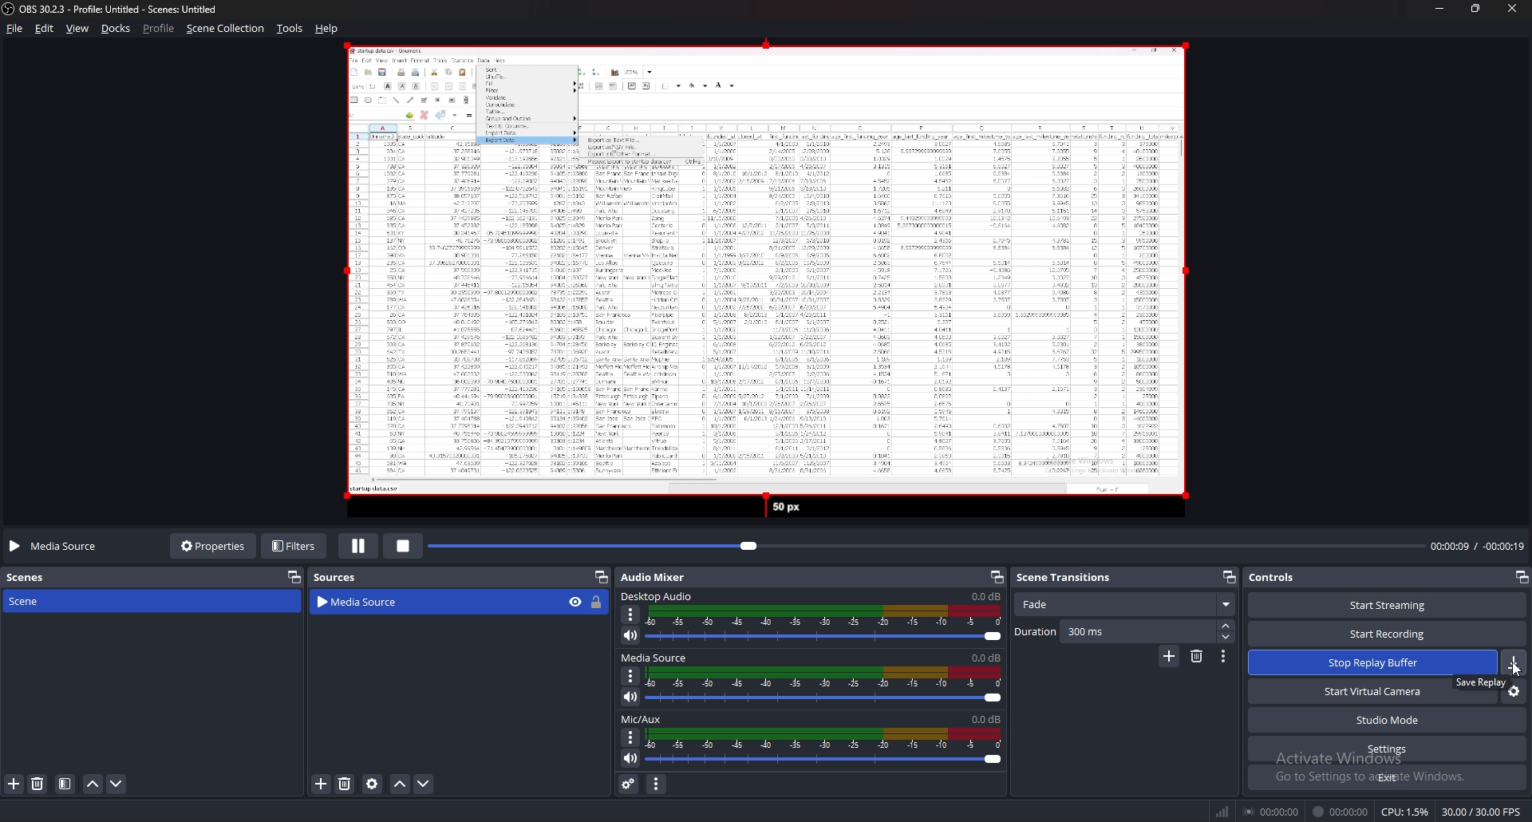  What do you see at coordinates (116, 28) in the screenshot?
I see `docks` at bounding box center [116, 28].